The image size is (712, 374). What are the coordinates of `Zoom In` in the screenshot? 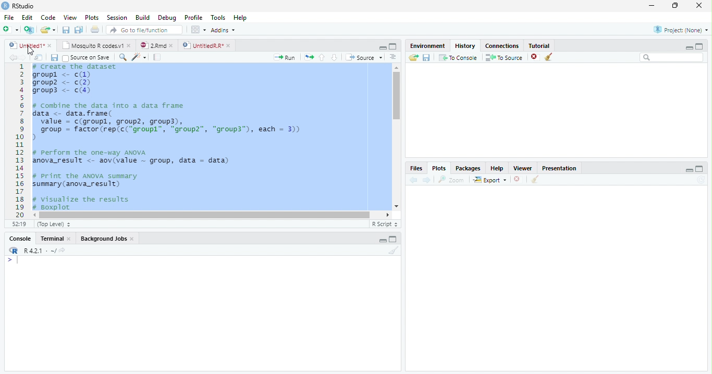 It's located at (122, 58).